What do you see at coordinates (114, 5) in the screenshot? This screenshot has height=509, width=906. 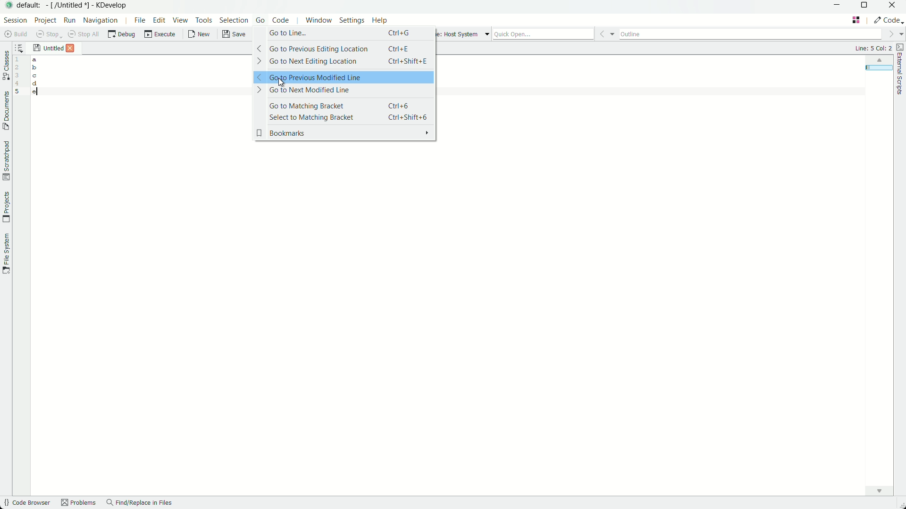 I see `kdevelop` at bounding box center [114, 5].